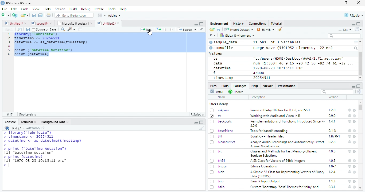 The height and width of the screenshot is (192, 365). I want to click on 1.87.0-1, so click(334, 136).